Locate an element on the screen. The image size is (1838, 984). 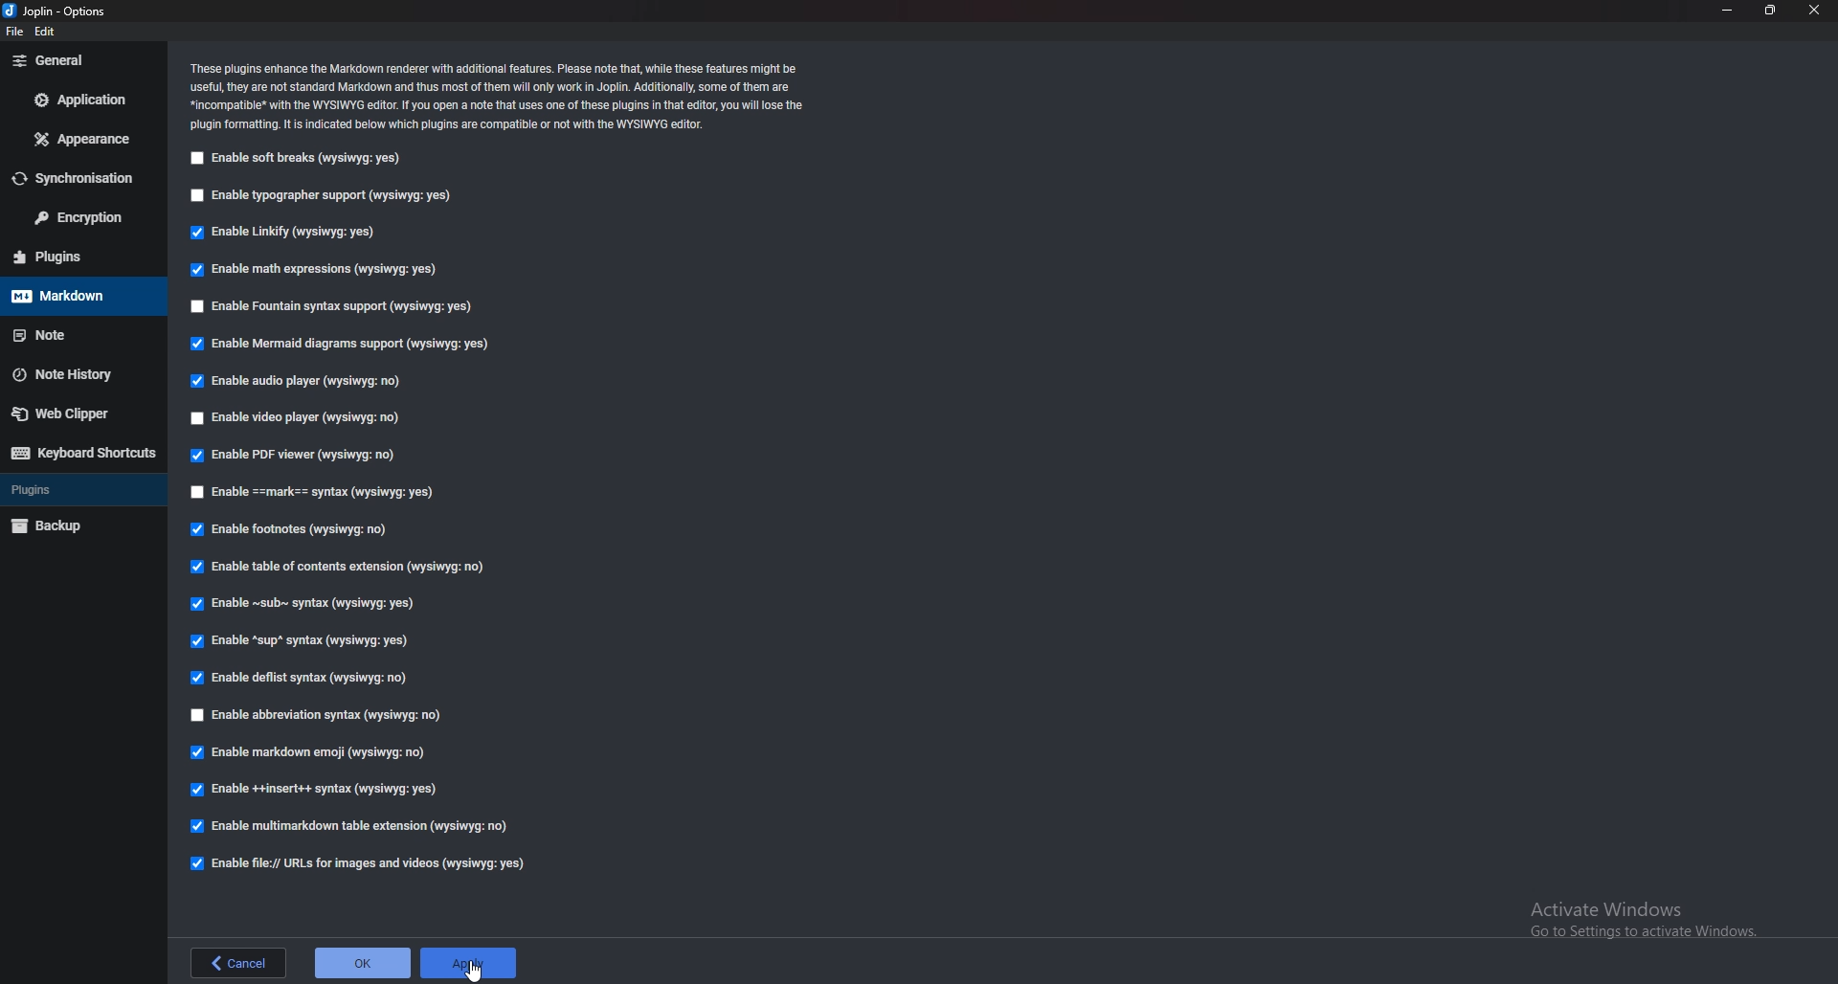
markdown Info is located at coordinates (499, 96).